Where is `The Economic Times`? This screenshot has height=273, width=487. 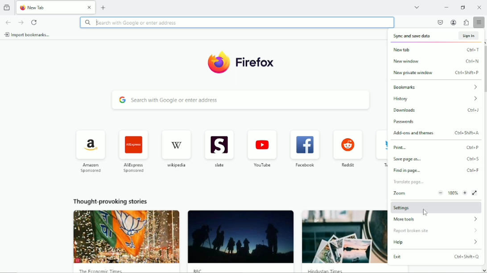 The Economic Times is located at coordinates (103, 270).